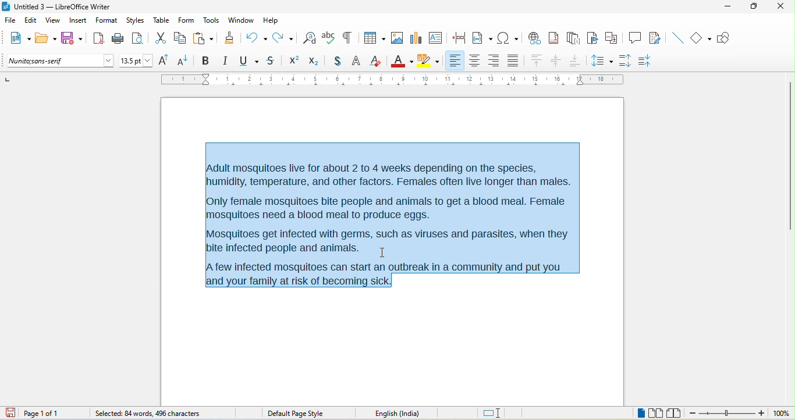 Image resolution: width=795 pixels, height=420 pixels. What do you see at coordinates (73, 38) in the screenshot?
I see `save` at bounding box center [73, 38].